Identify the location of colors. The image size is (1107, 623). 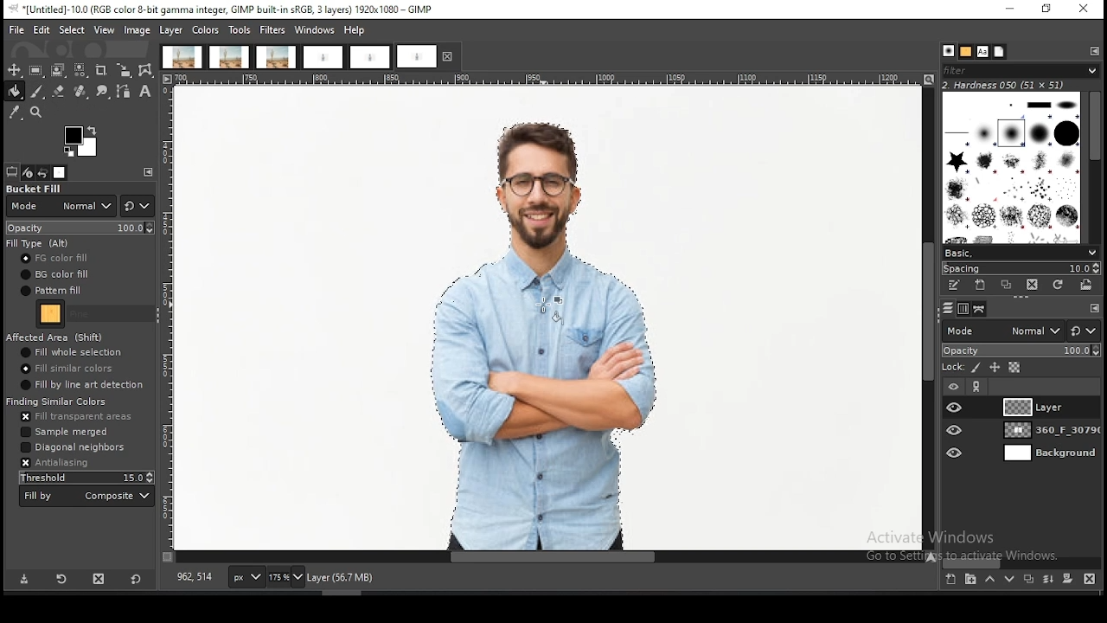
(82, 142).